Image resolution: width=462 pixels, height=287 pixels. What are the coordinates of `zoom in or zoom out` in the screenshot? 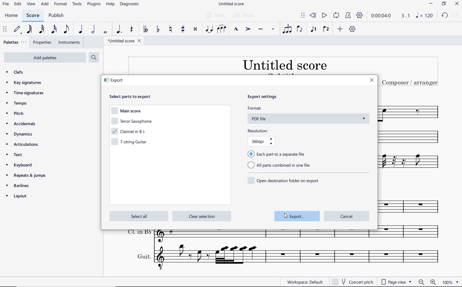 It's located at (427, 282).